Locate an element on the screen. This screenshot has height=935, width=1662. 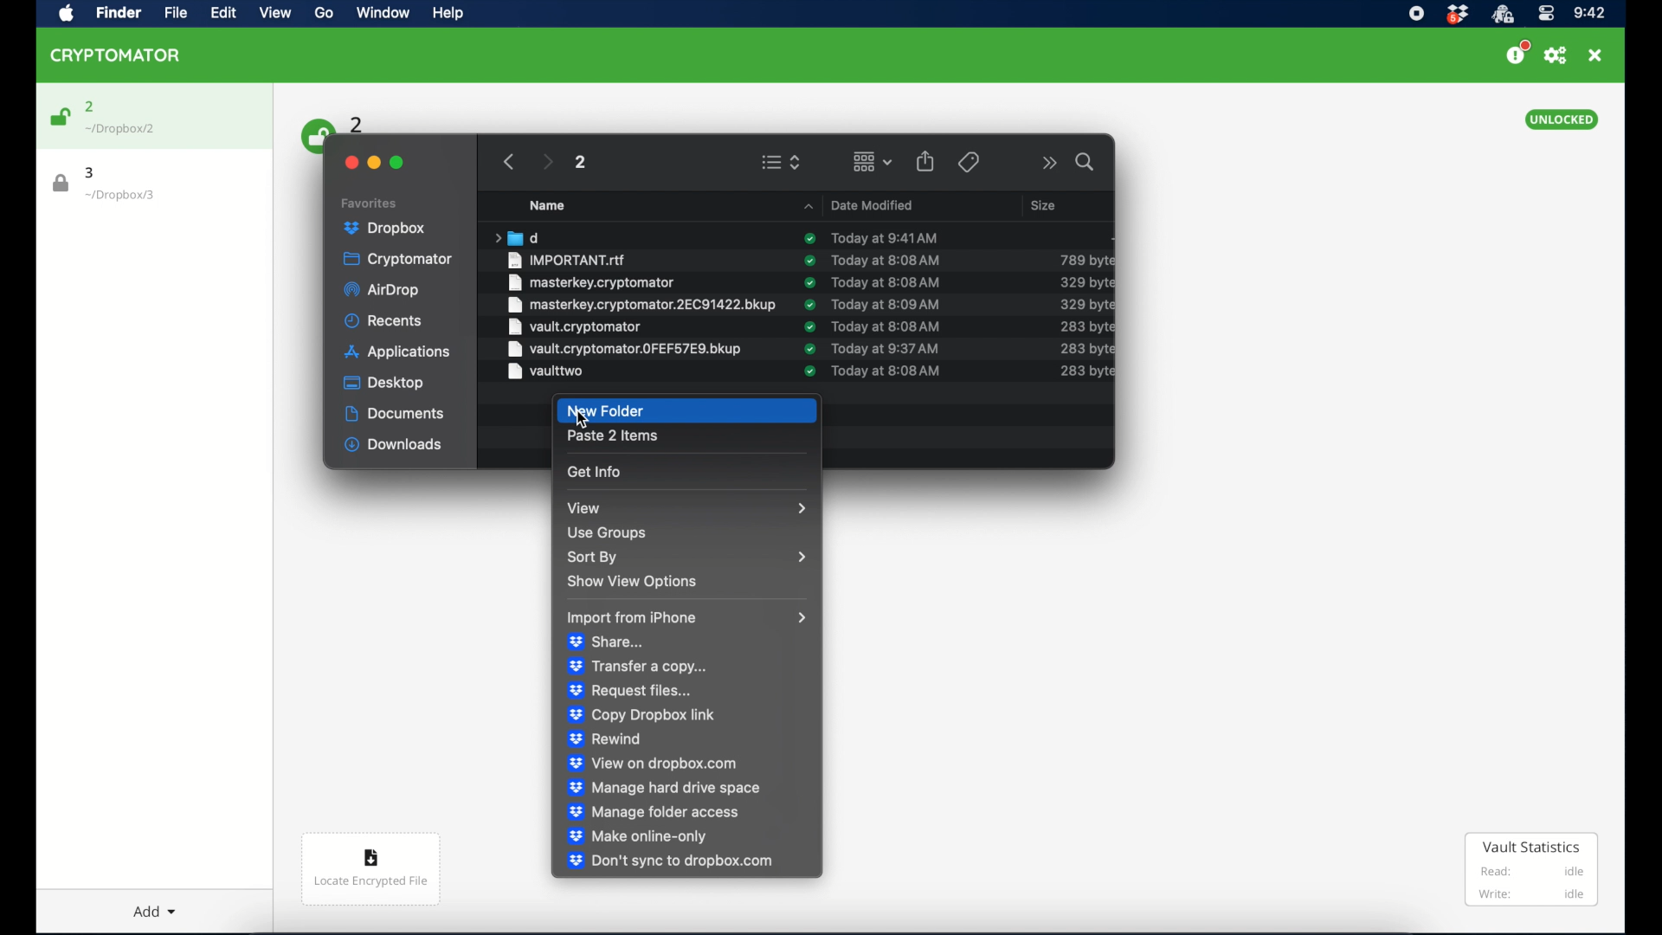
view is located at coordinates (275, 13).